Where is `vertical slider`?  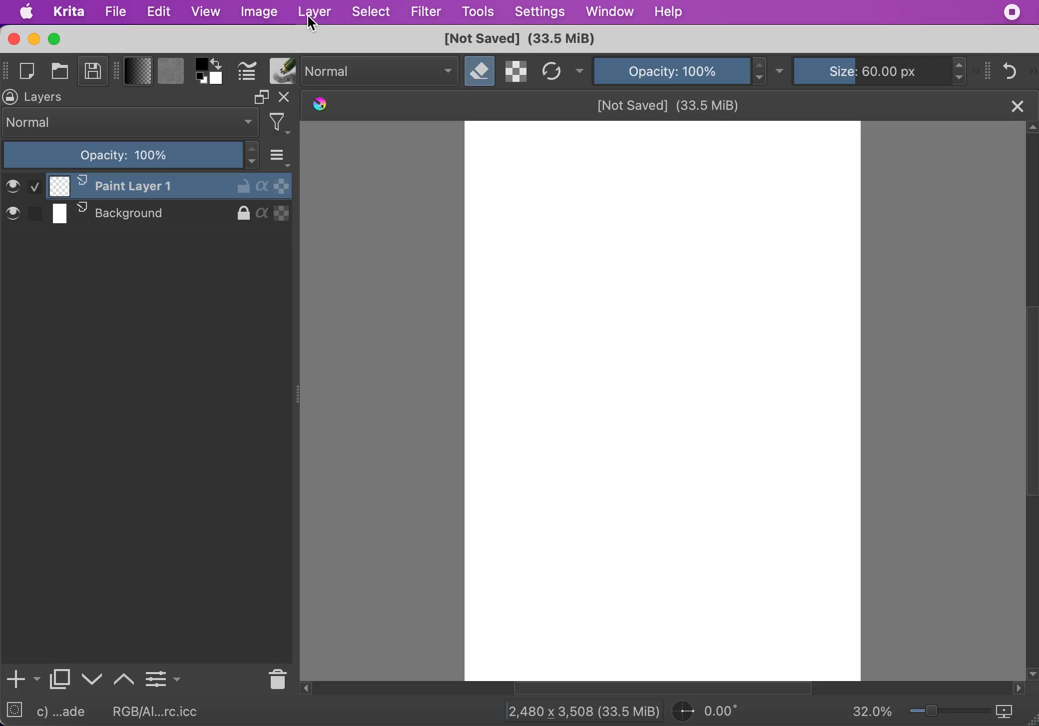 vertical slider is located at coordinates (1030, 356).